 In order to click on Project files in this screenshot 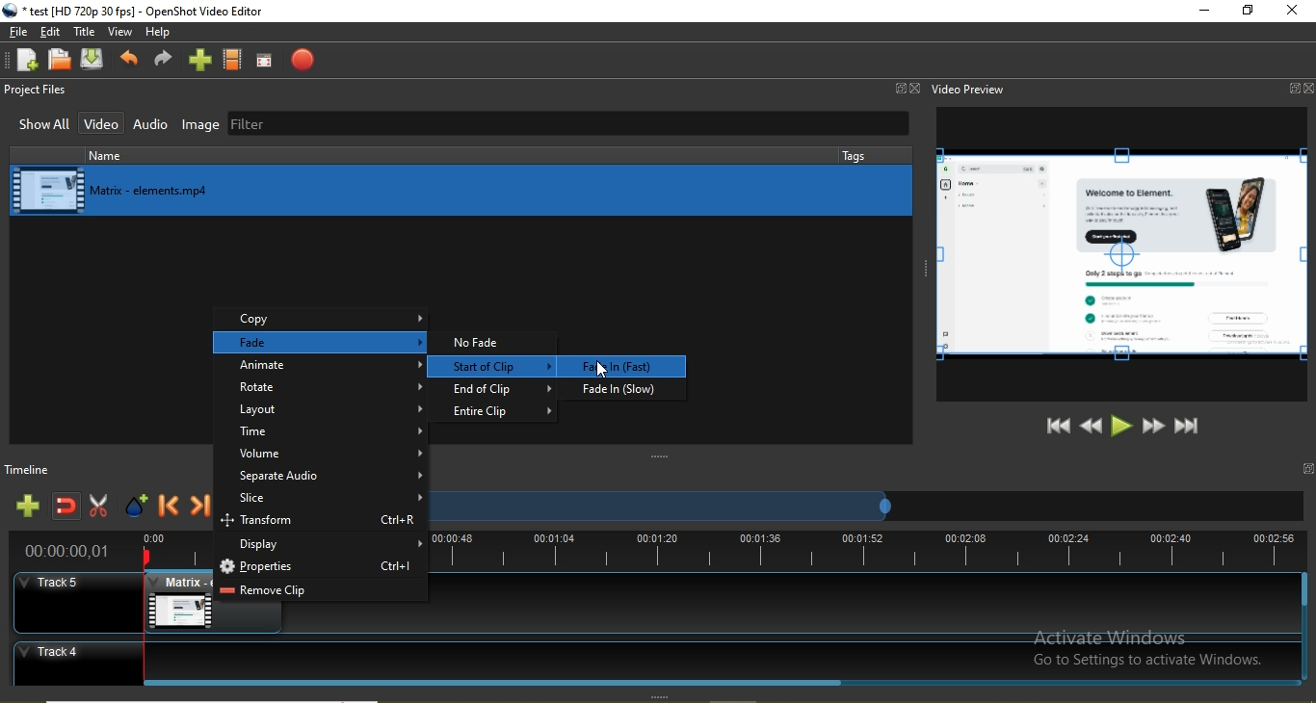, I will do `click(40, 91)`.